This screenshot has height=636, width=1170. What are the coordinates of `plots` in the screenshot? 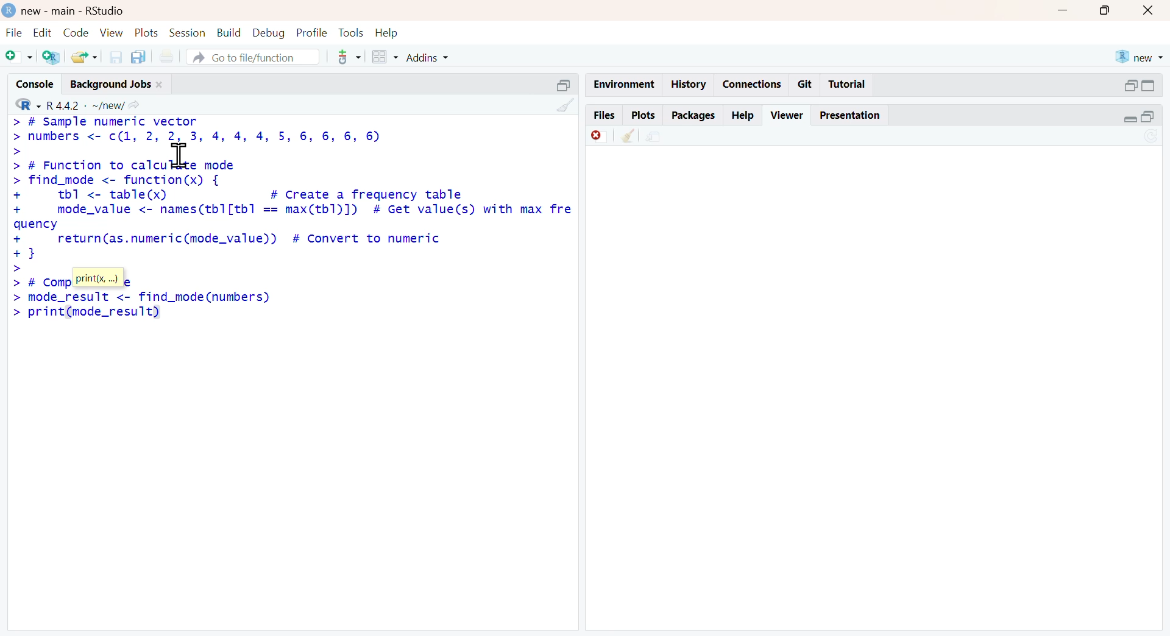 It's located at (147, 32).